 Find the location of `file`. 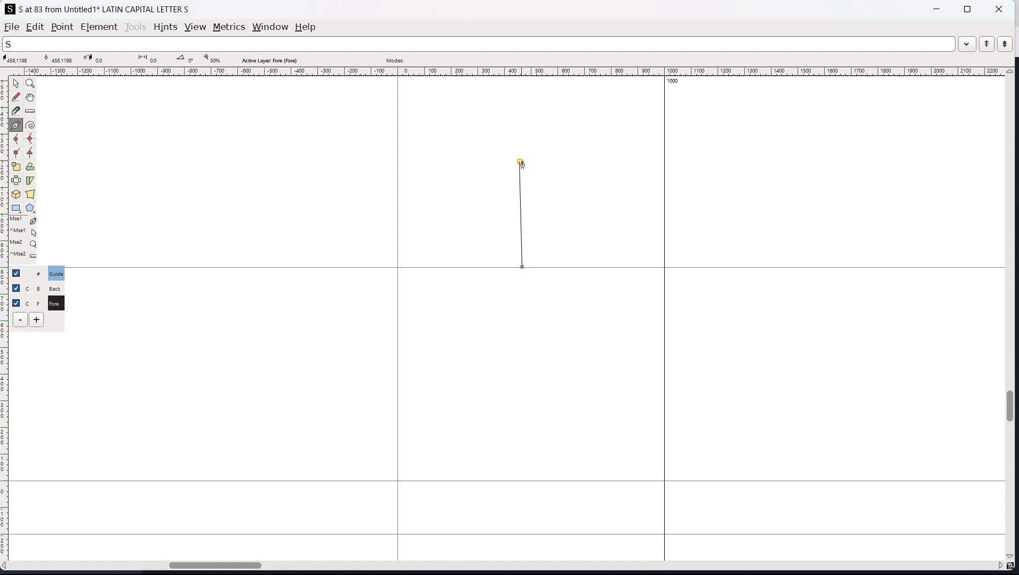

file is located at coordinates (12, 27).